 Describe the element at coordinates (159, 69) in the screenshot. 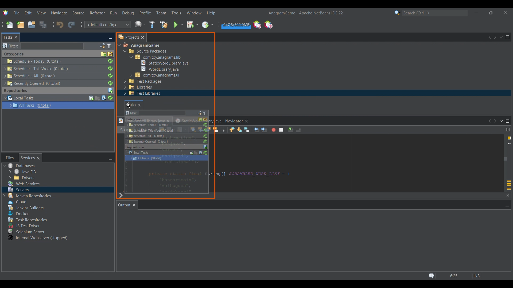

I see `` at that location.